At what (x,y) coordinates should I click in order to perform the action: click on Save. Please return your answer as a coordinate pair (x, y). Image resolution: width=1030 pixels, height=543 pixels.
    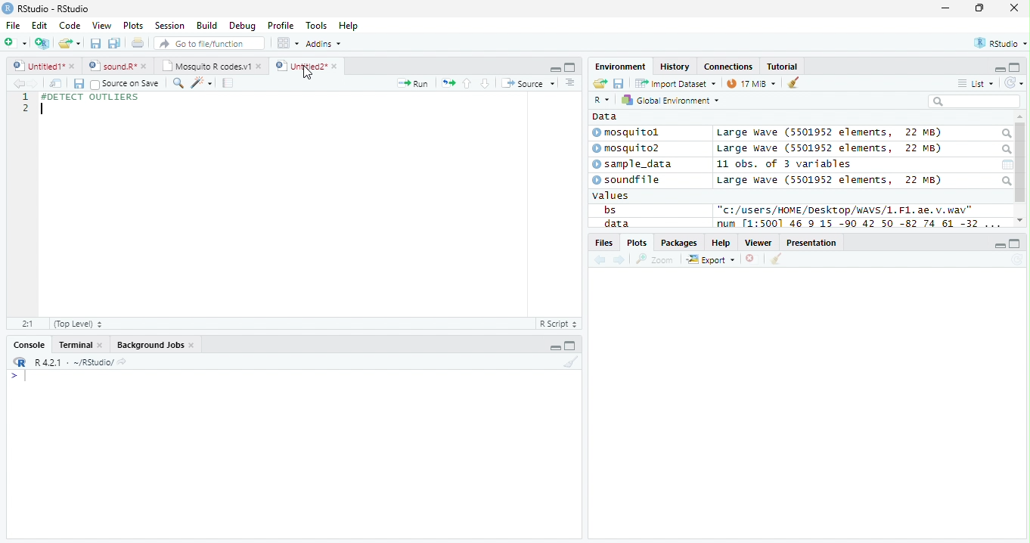
    Looking at the image, I should click on (619, 83).